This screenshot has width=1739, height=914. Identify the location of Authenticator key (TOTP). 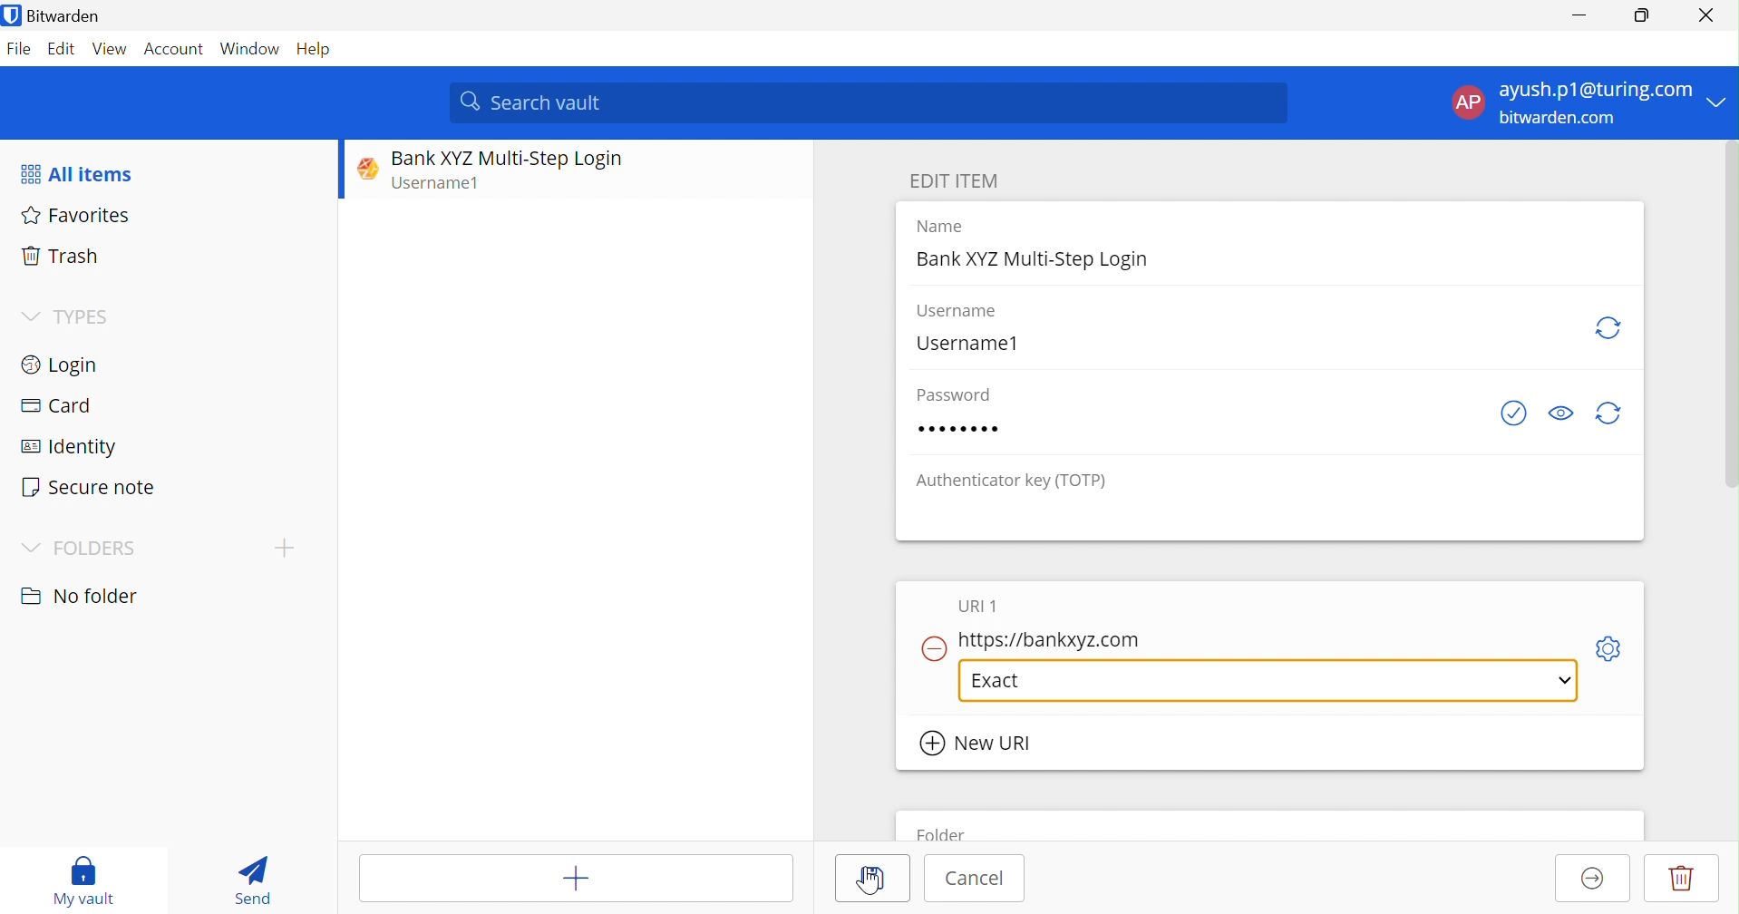
(1013, 483).